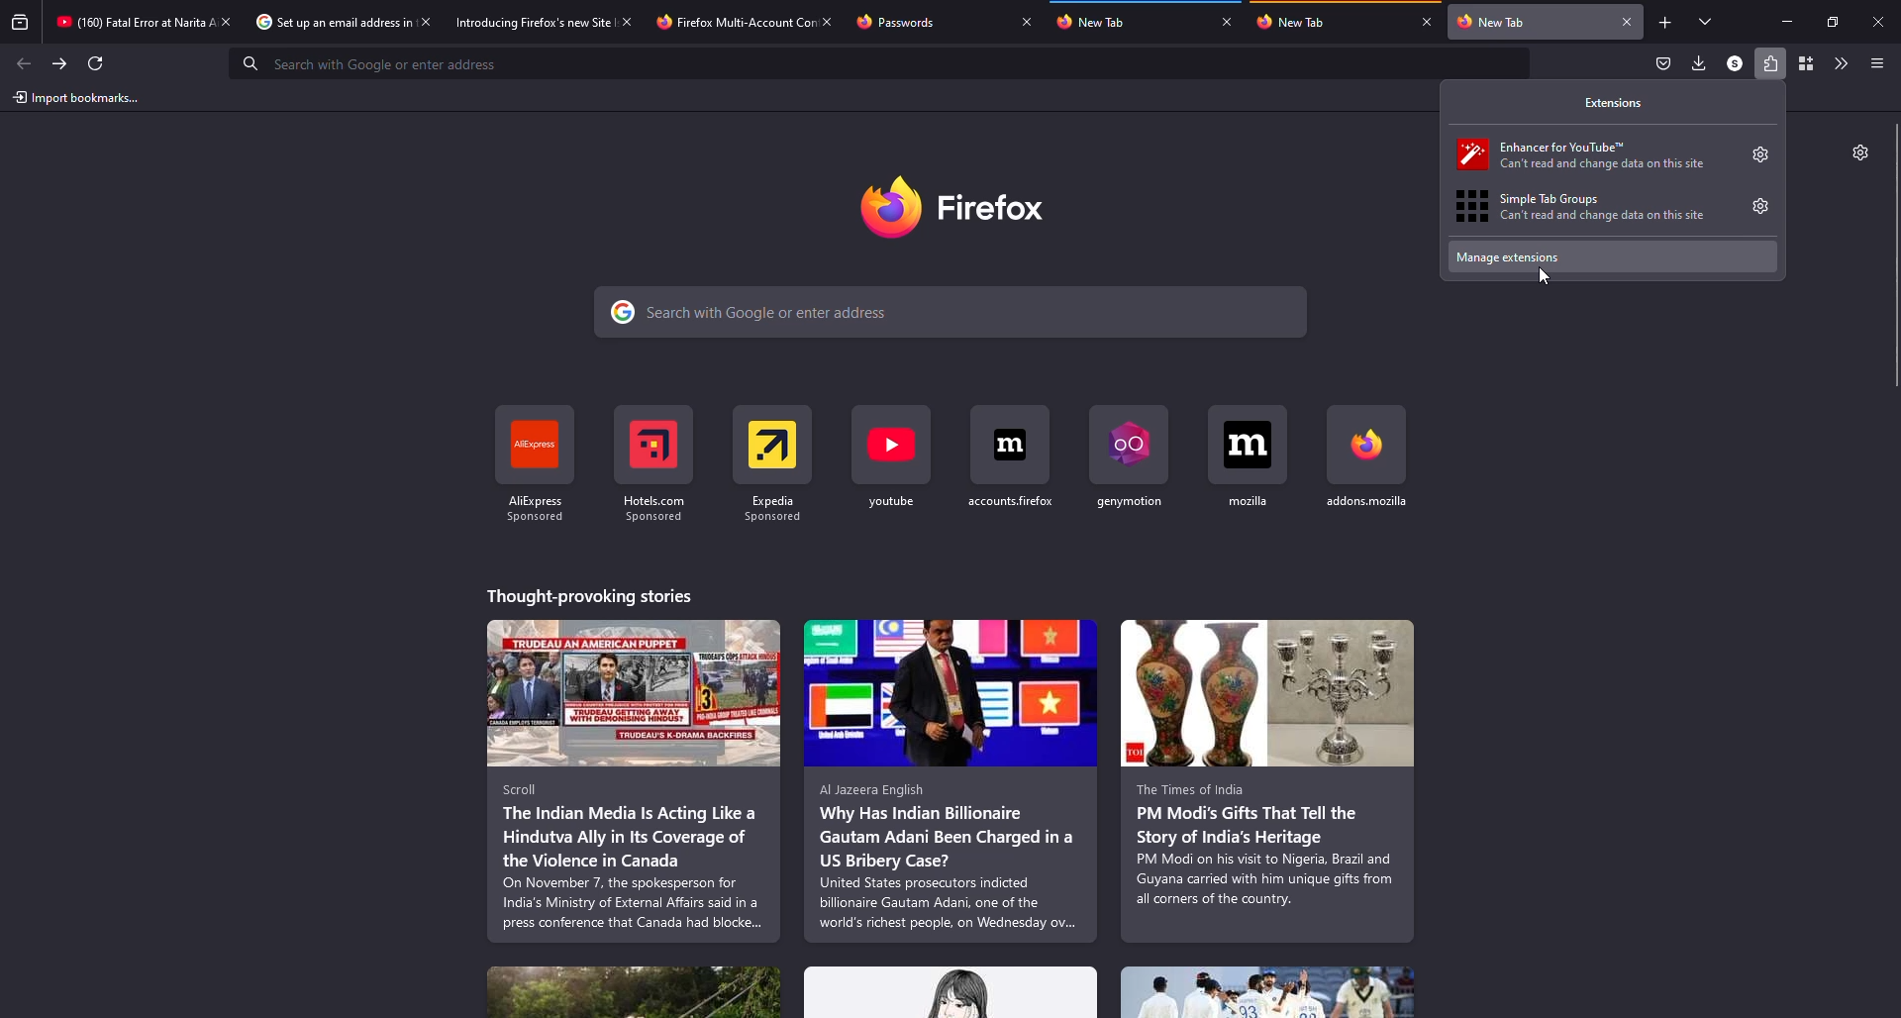 The width and height of the screenshot is (1901, 1018). I want to click on settings, so click(1759, 154).